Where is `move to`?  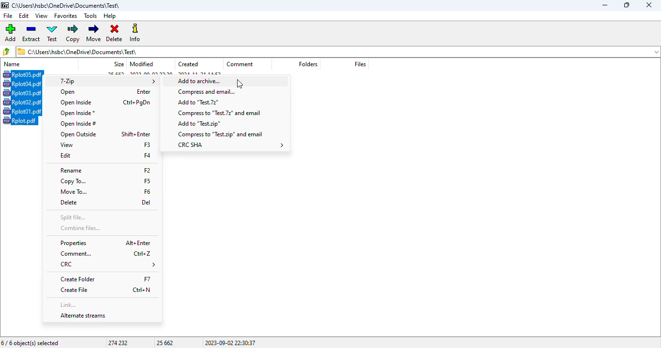 move to is located at coordinates (105, 192).